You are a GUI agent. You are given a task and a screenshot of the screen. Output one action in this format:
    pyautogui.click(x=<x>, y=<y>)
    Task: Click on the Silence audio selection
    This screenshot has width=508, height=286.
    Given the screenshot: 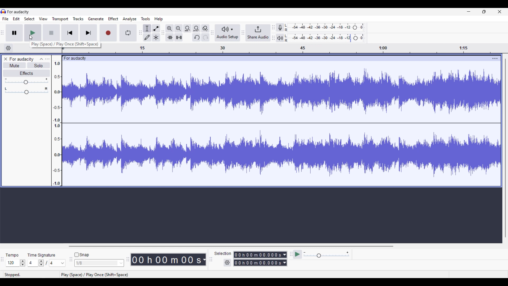 What is the action you would take?
    pyautogui.click(x=179, y=37)
    